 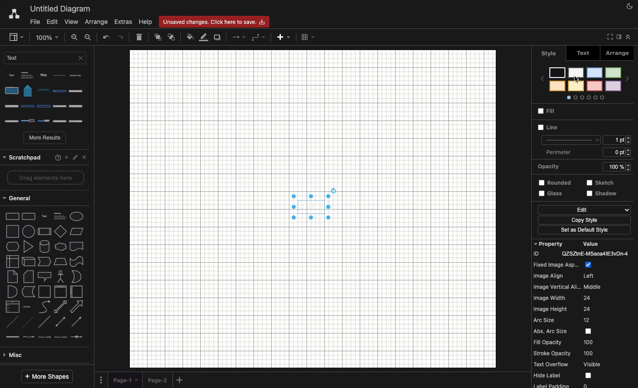 I want to click on Set as default style, so click(x=585, y=230).